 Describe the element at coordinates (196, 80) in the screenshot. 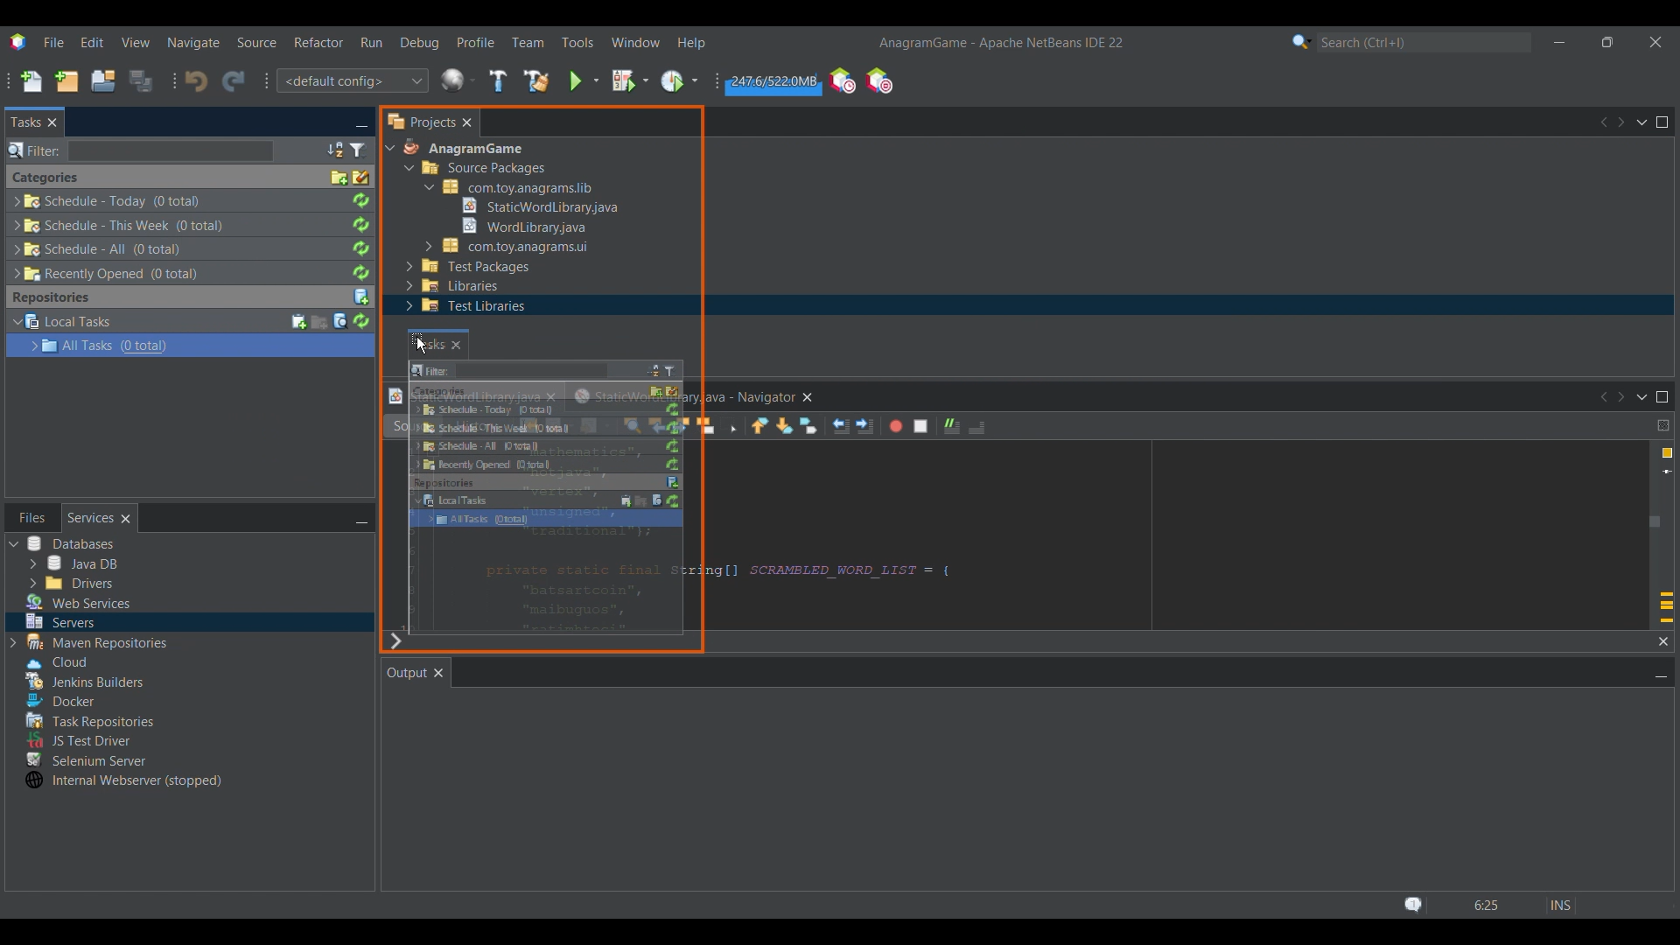

I see `Undo` at that location.